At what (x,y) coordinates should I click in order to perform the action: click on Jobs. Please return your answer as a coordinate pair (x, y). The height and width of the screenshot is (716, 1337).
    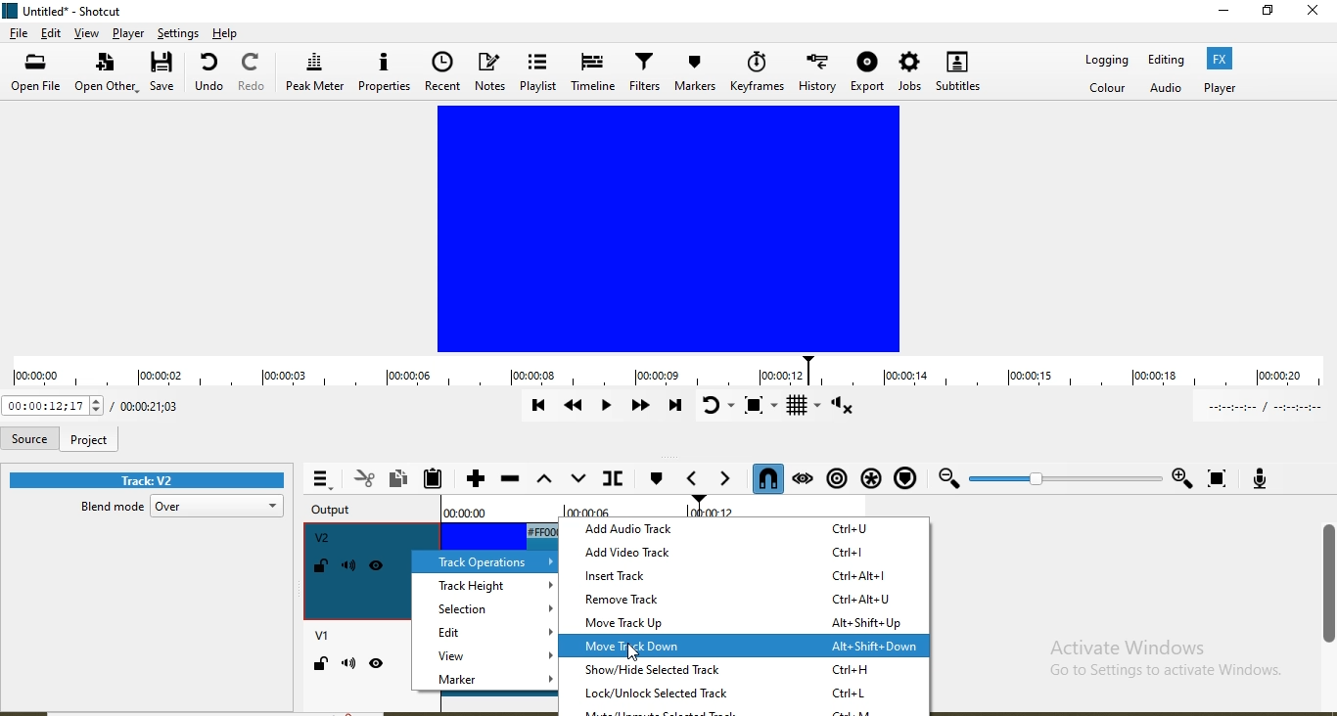
    Looking at the image, I should click on (909, 74).